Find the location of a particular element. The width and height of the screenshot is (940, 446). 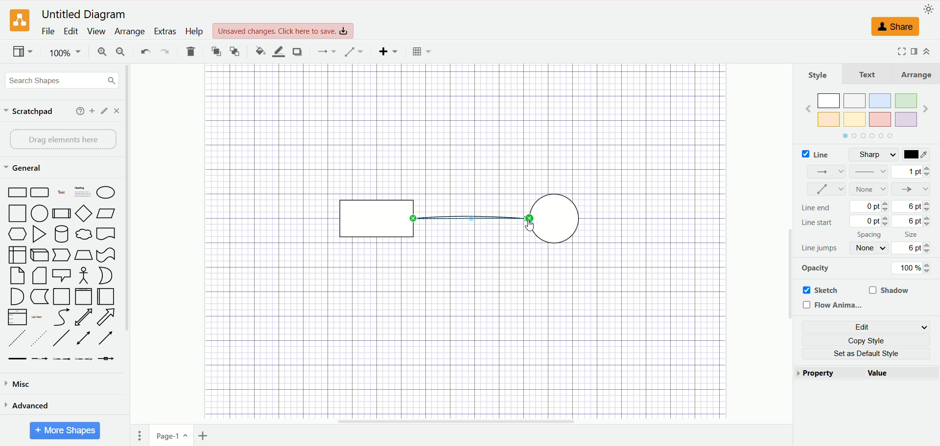

100% is located at coordinates (909, 268).